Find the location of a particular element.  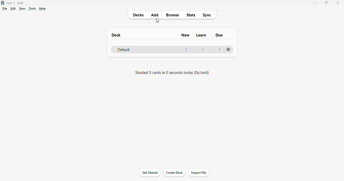

decks is located at coordinates (138, 15).